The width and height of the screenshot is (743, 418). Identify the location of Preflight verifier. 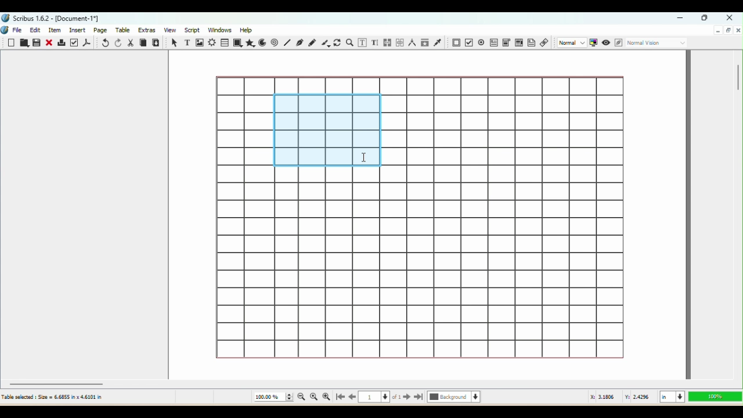
(75, 42).